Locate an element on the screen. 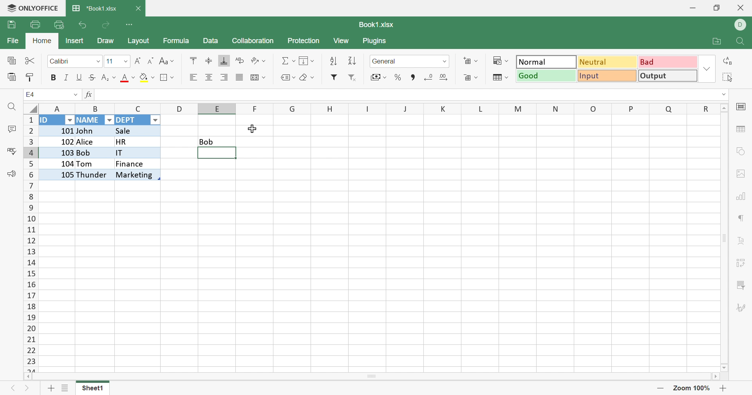 This screenshot has width=752, height=395. table settings is located at coordinates (741, 129).